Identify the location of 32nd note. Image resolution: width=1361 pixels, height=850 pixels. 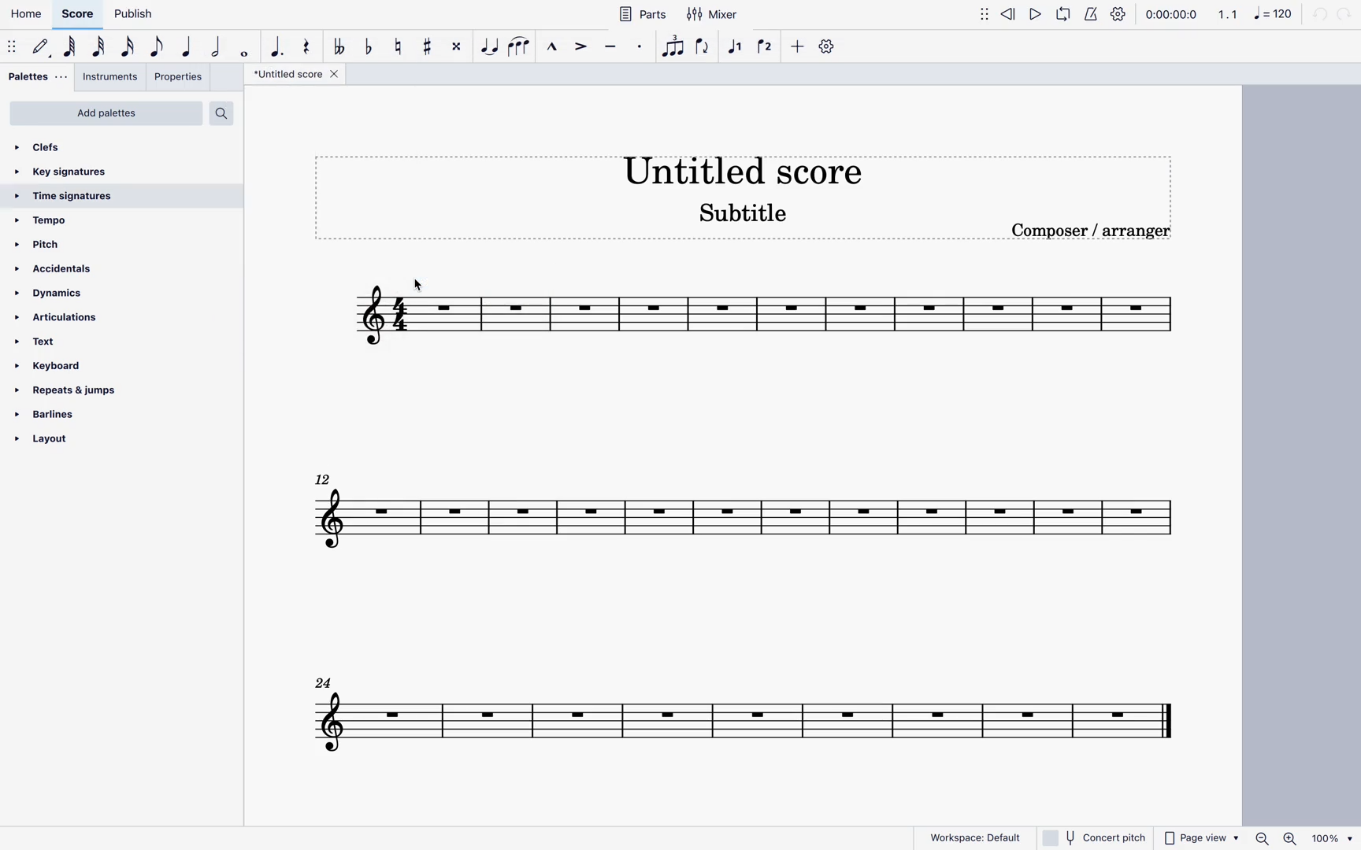
(97, 50).